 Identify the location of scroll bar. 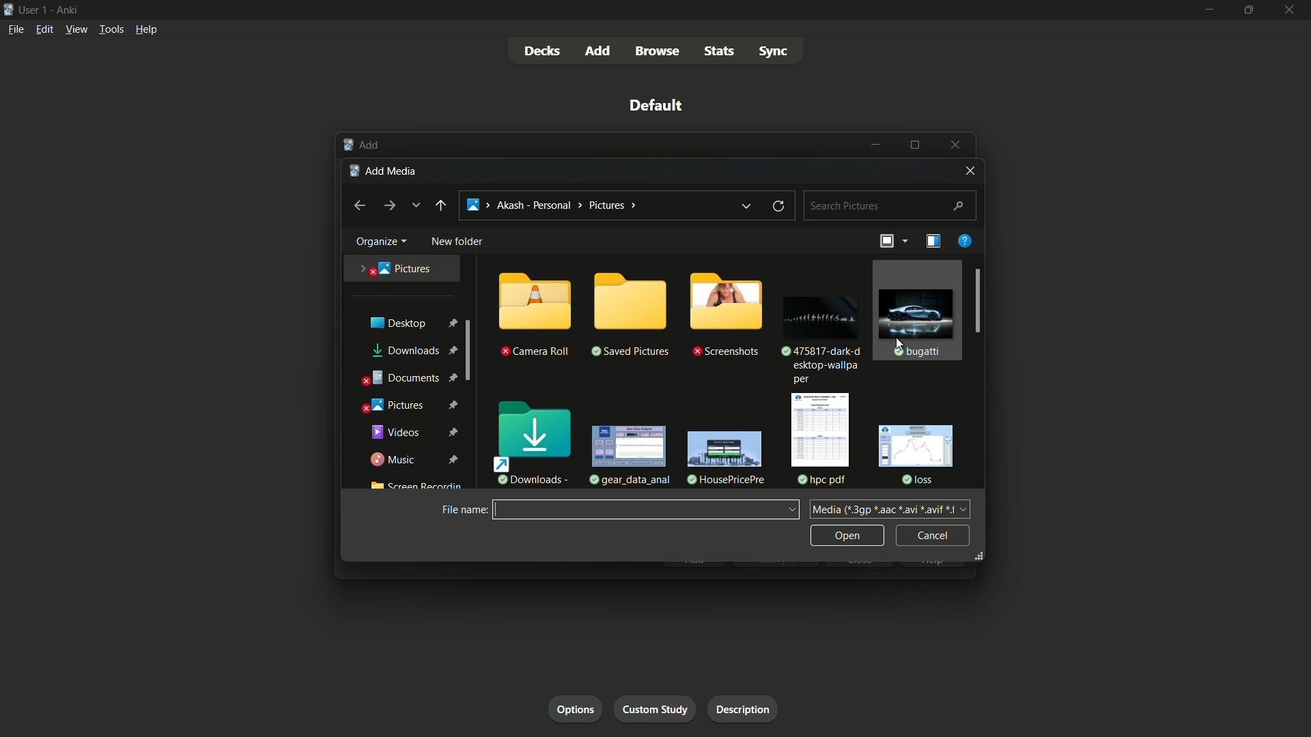
(977, 301).